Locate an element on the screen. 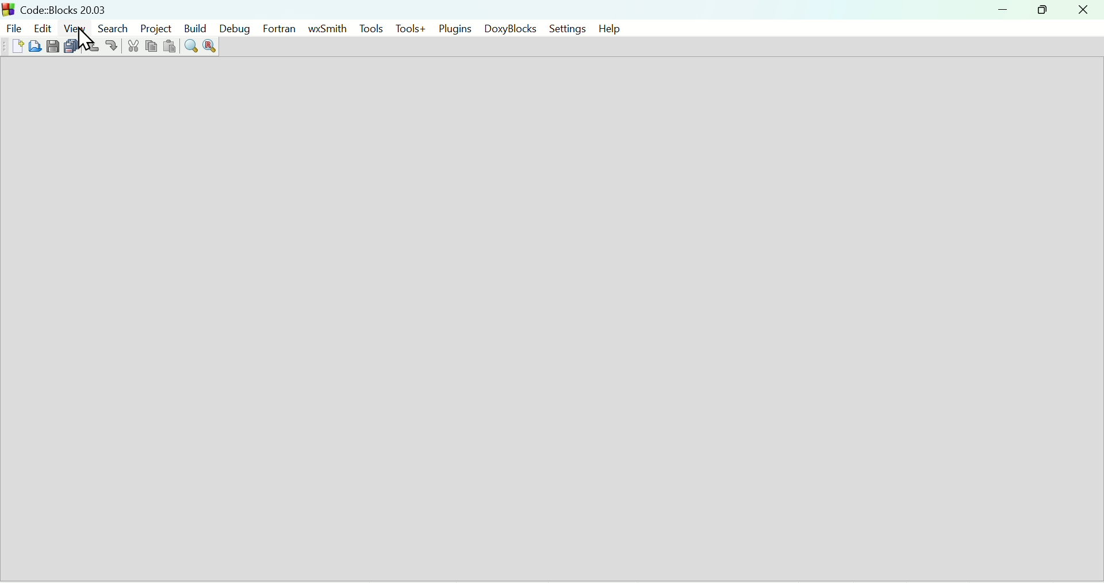 The height and width of the screenshot is (583, 1104). Restore is located at coordinates (1039, 10).